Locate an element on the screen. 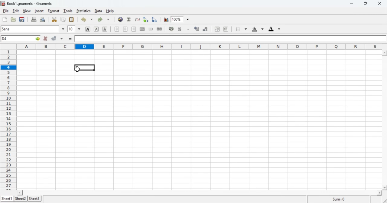 The width and height of the screenshot is (387, 203). Insert is located at coordinates (39, 11).